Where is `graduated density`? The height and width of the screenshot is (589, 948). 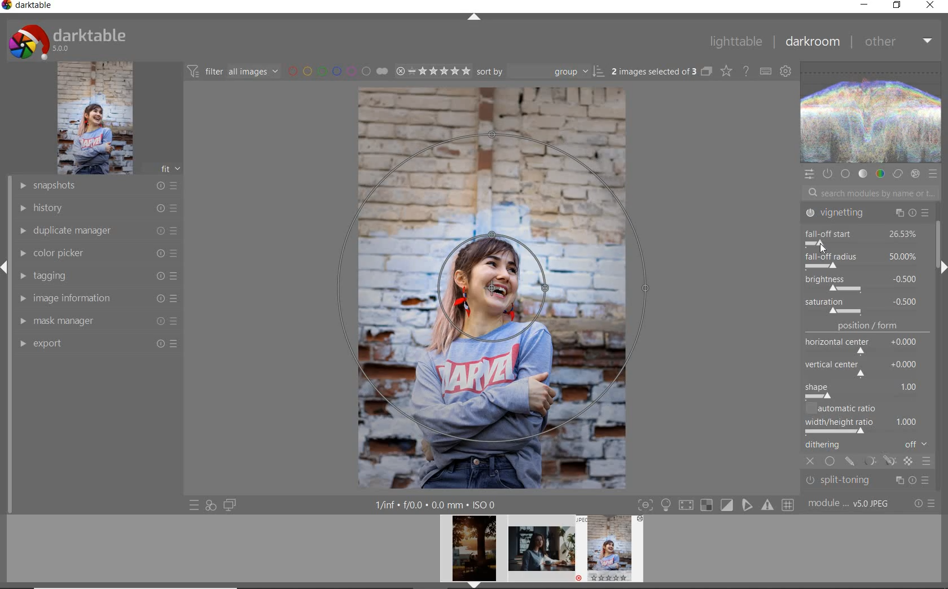 graduated density is located at coordinates (868, 216).